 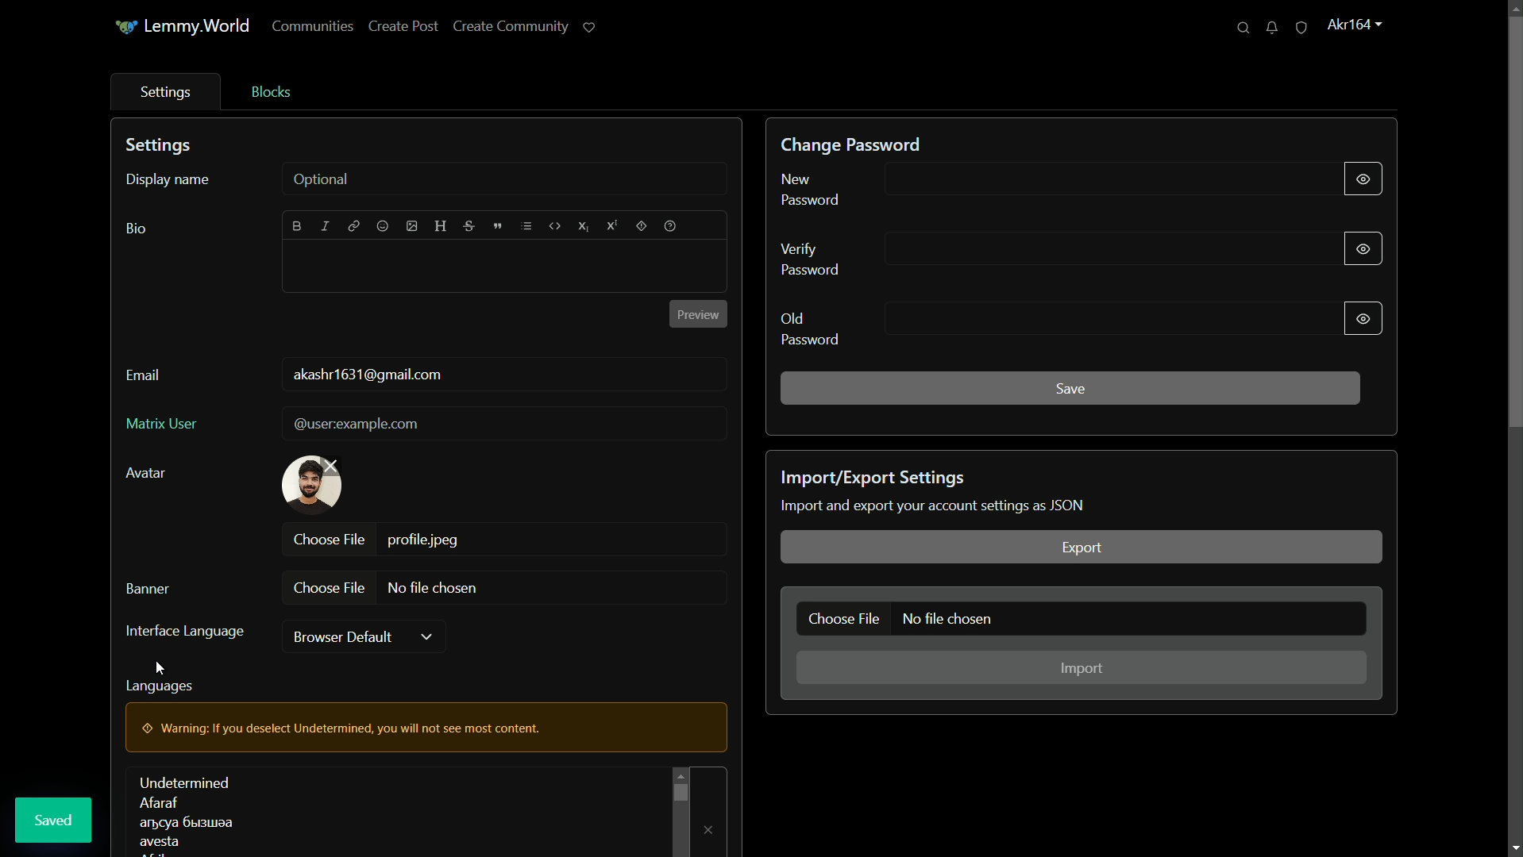 I want to click on scroll bar, so click(x=679, y=791).